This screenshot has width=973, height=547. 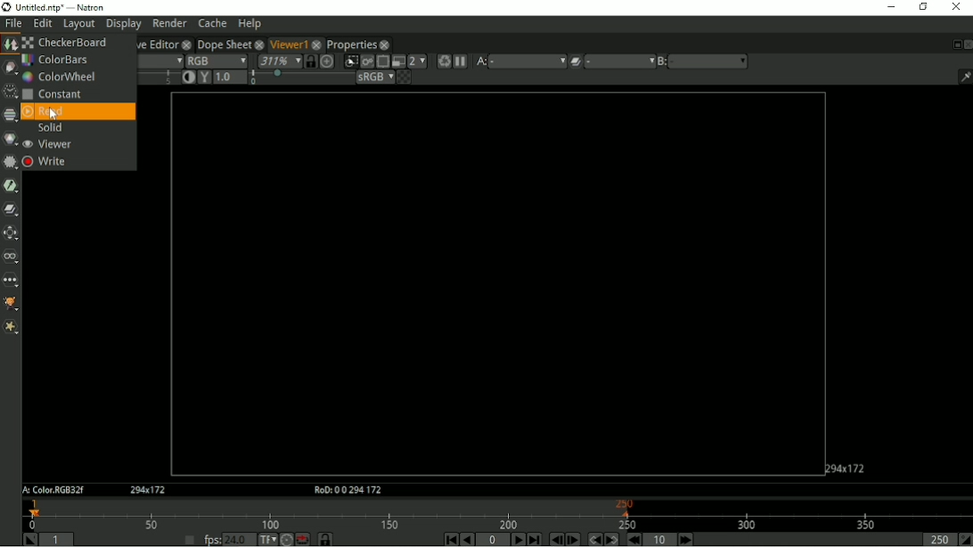 What do you see at coordinates (47, 161) in the screenshot?
I see `Write` at bounding box center [47, 161].